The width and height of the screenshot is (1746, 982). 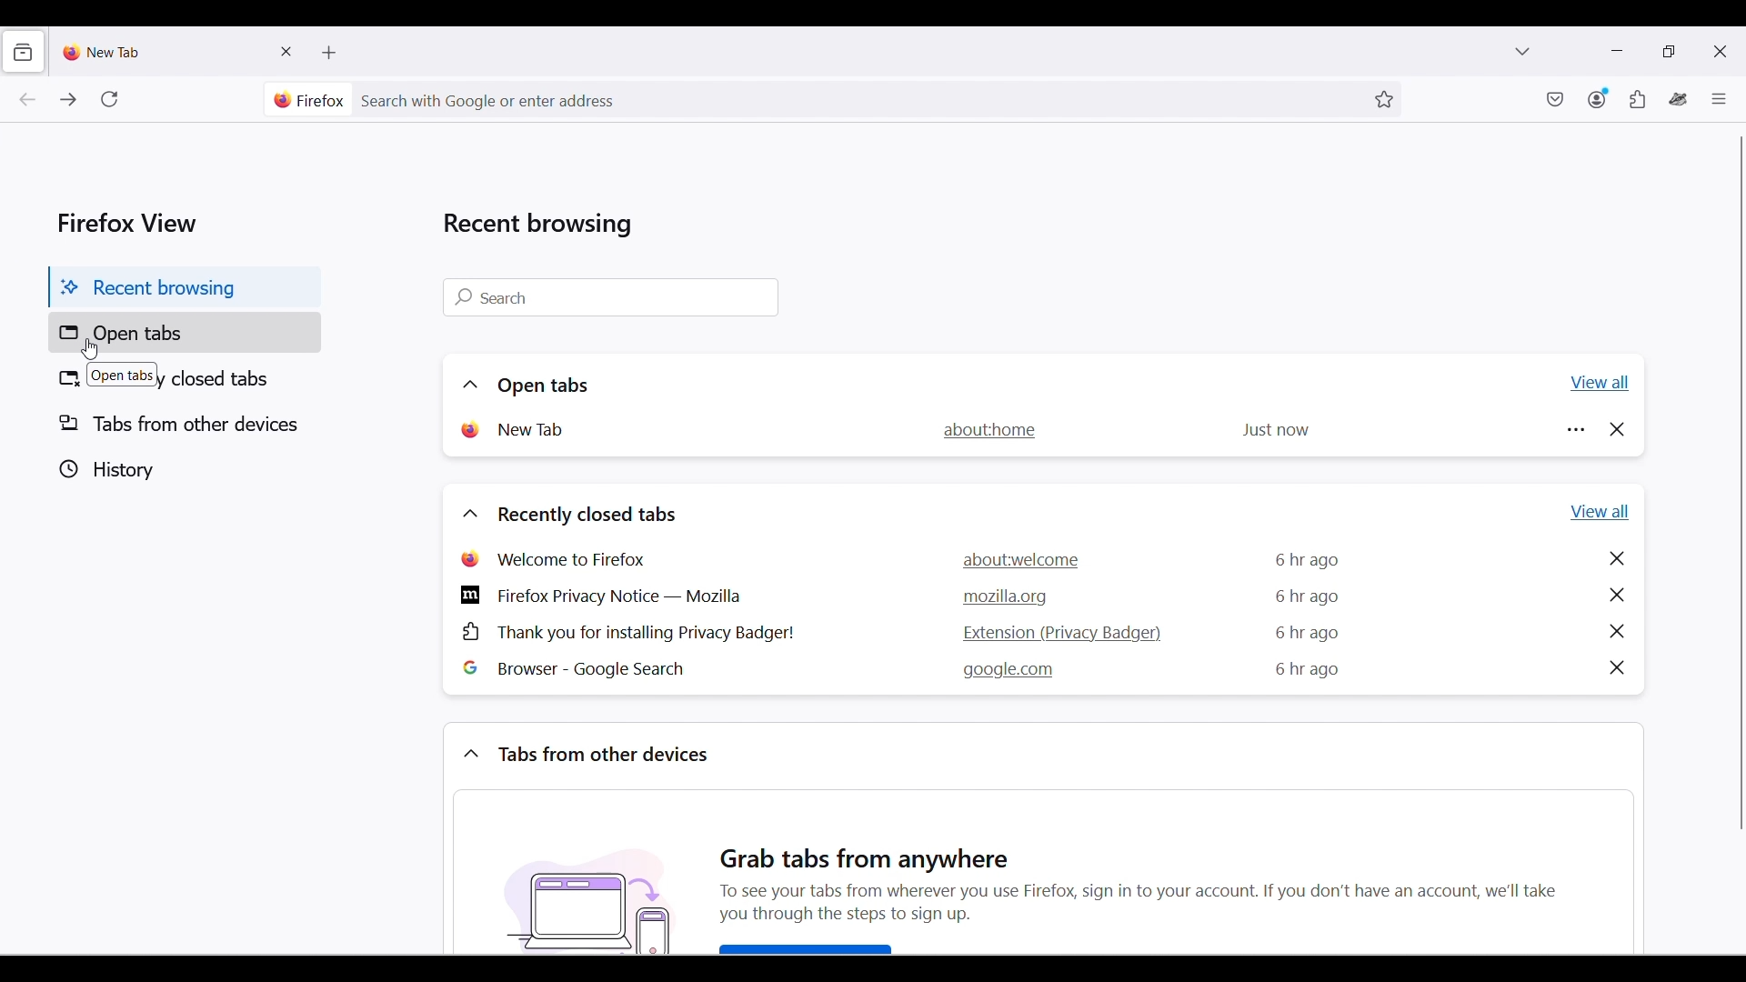 What do you see at coordinates (1058, 632) in the screenshot?
I see `Extension (Privacy Badger)` at bounding box center [1058, 632].